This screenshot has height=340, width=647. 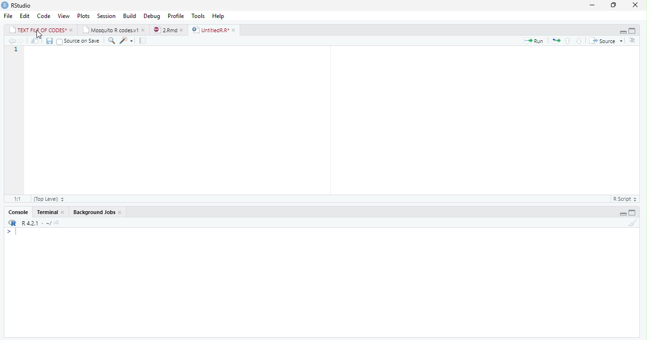 I want to click on Background Jobs, so click(x=94, y=212).